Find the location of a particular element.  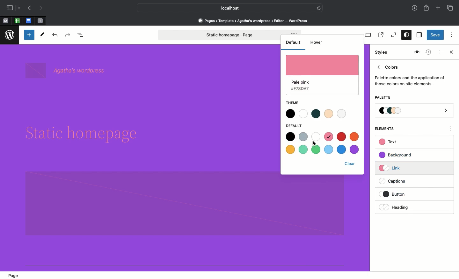

wordpress is located at coordinates (10, 35).